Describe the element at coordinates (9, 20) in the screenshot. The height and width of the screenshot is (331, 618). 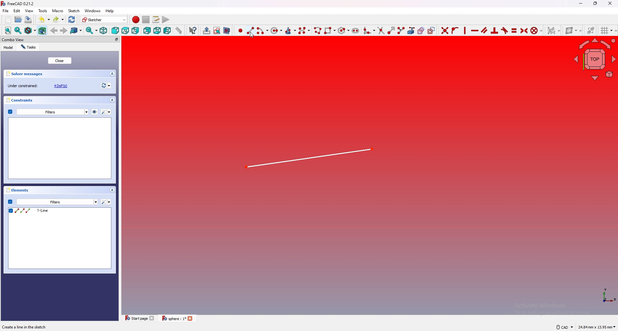
I see `New` at that location.